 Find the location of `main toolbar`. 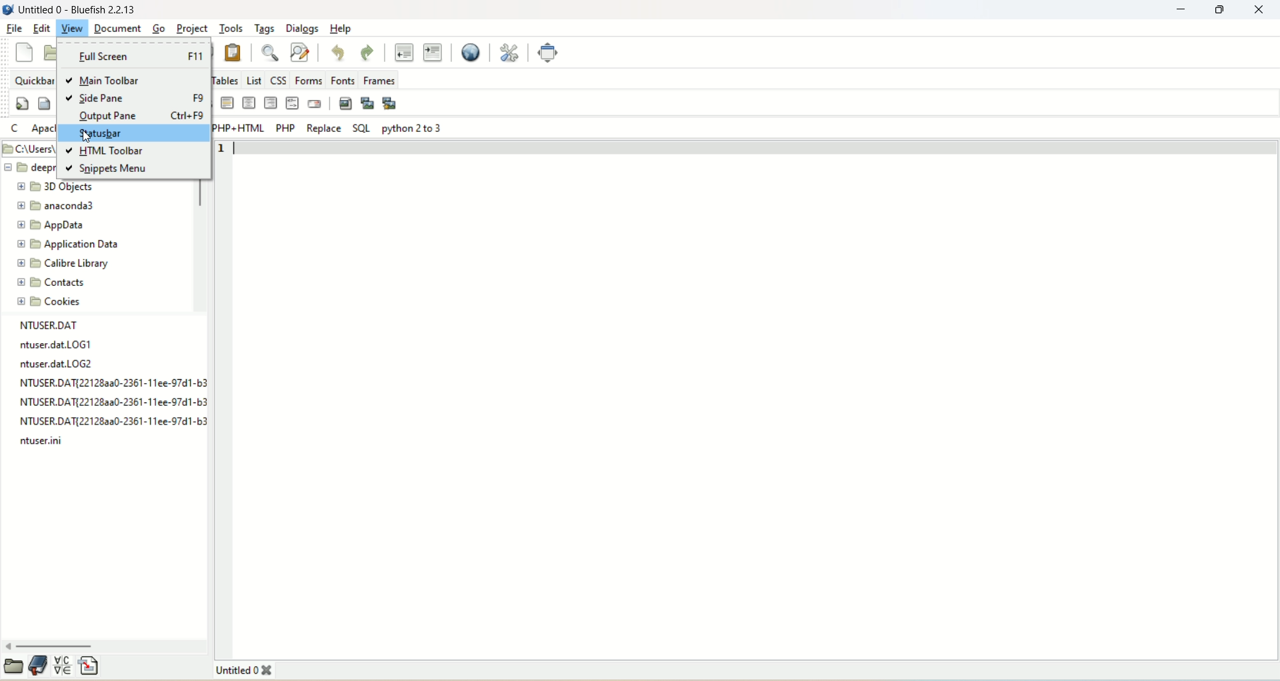

main toolbar is located at coordinates (113, 81).